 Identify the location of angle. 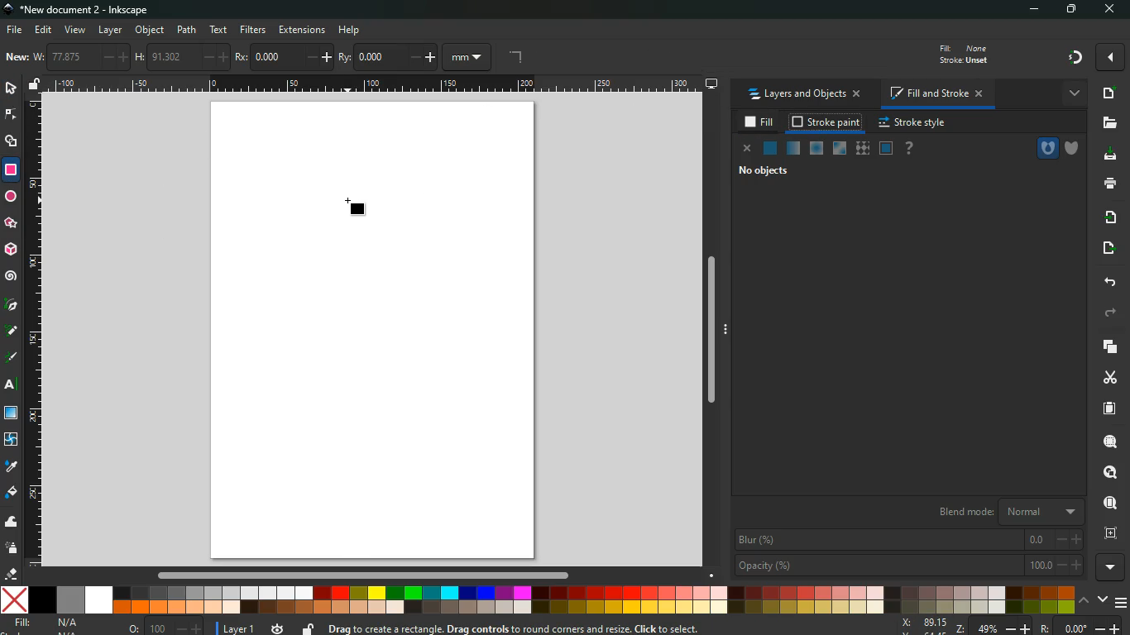
(526, 58).